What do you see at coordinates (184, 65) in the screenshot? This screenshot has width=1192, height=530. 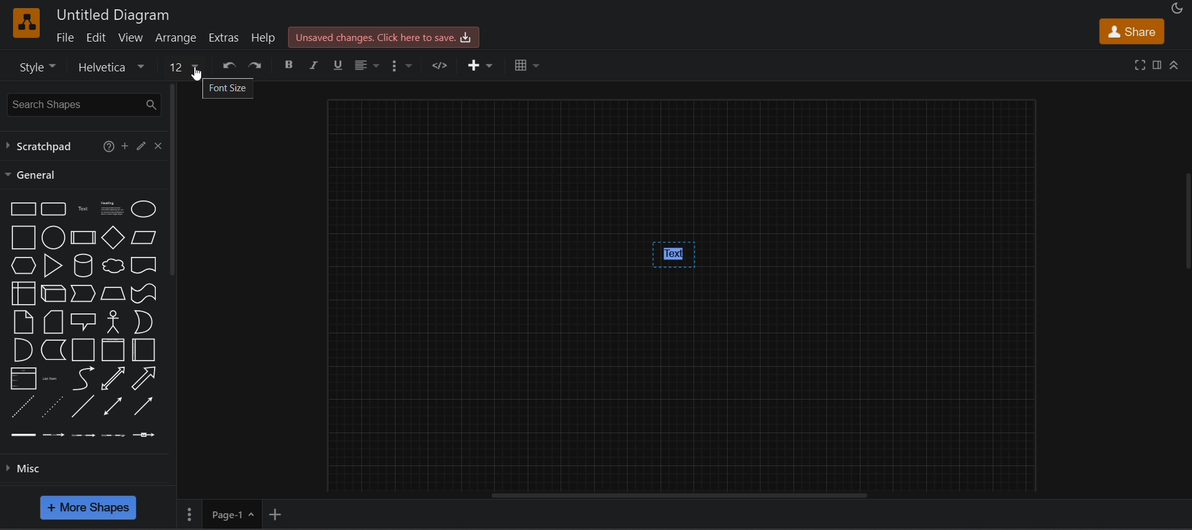 I see `font size` at bounding box center [184, 65].